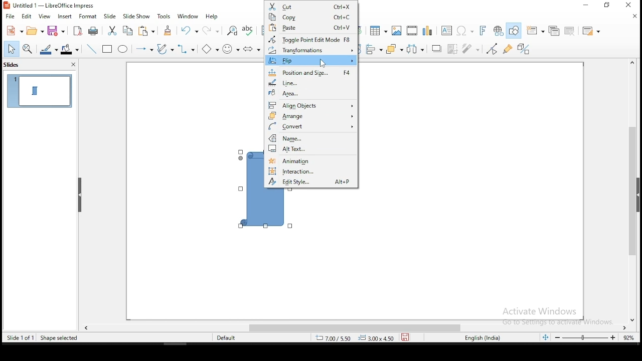  Describe the element at coordinates (165, 17) in the screenshot. I see `tools` at that location.